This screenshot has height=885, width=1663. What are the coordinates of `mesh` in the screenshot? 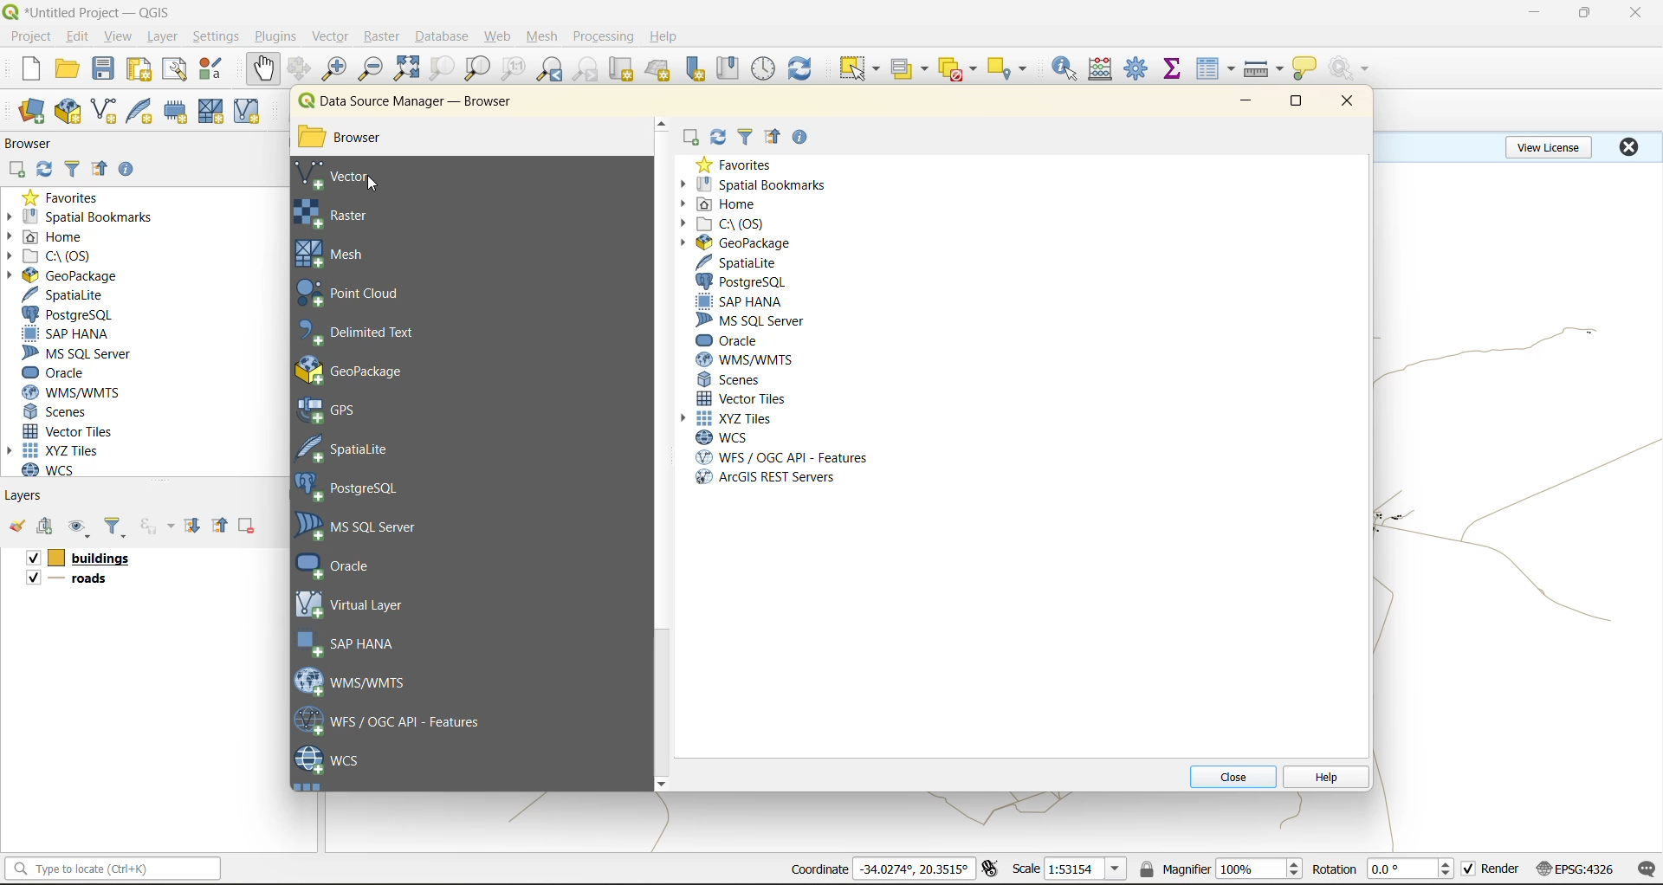 It's located at (339, 254).